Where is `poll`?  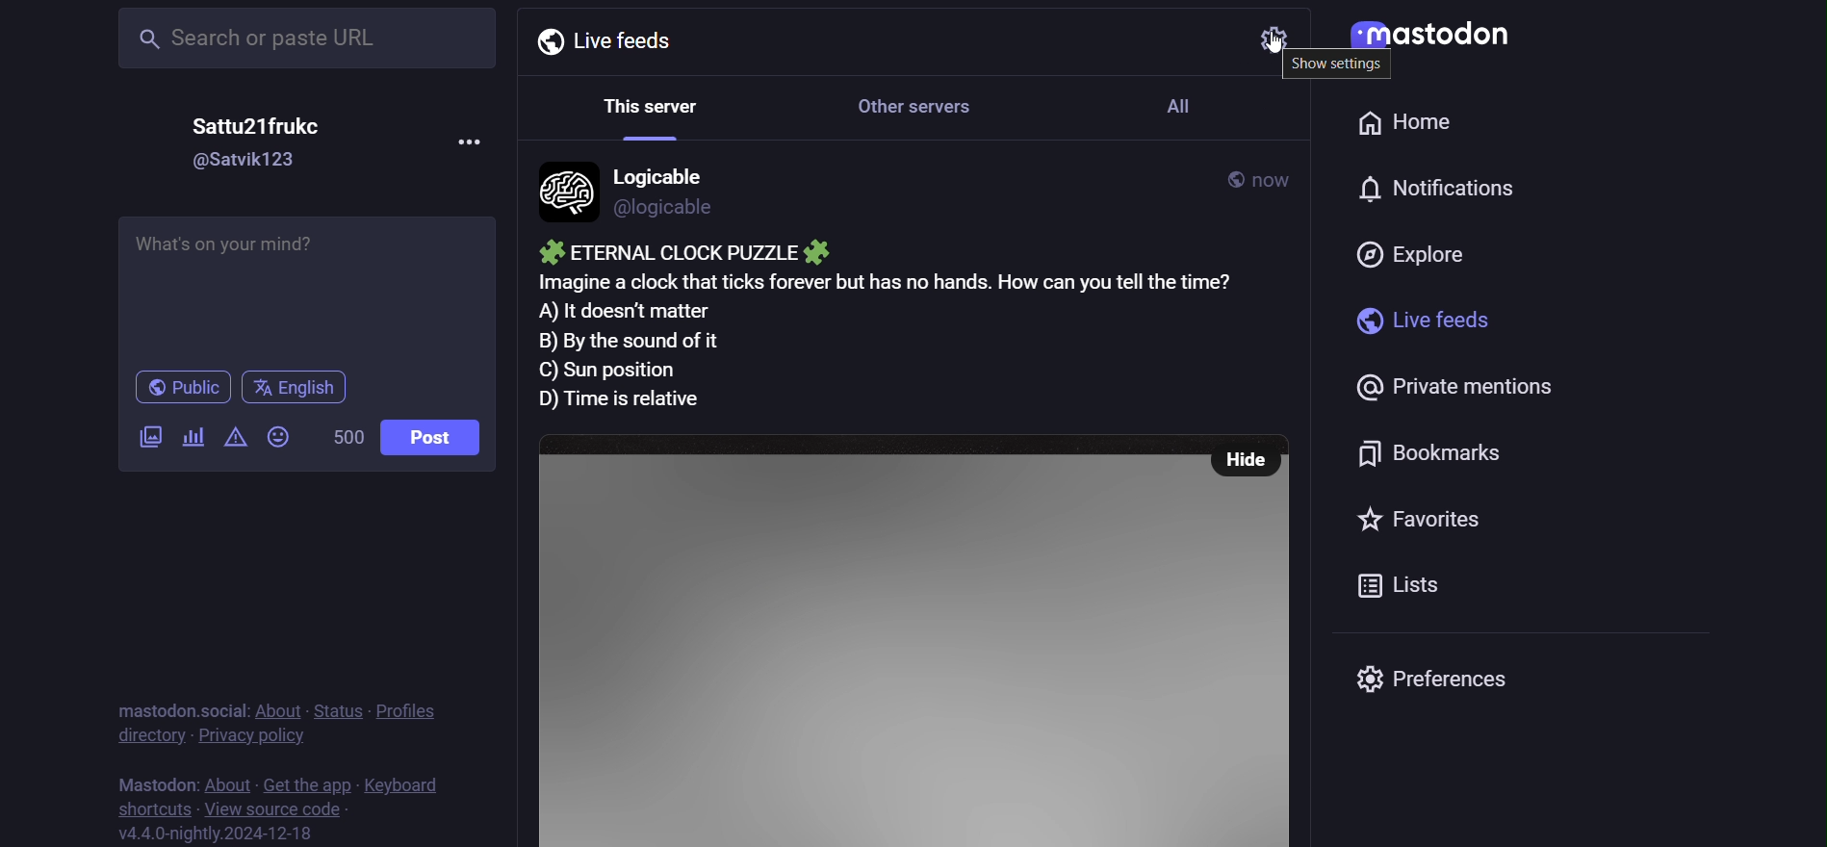
poll is located at coordinates (194, 435).